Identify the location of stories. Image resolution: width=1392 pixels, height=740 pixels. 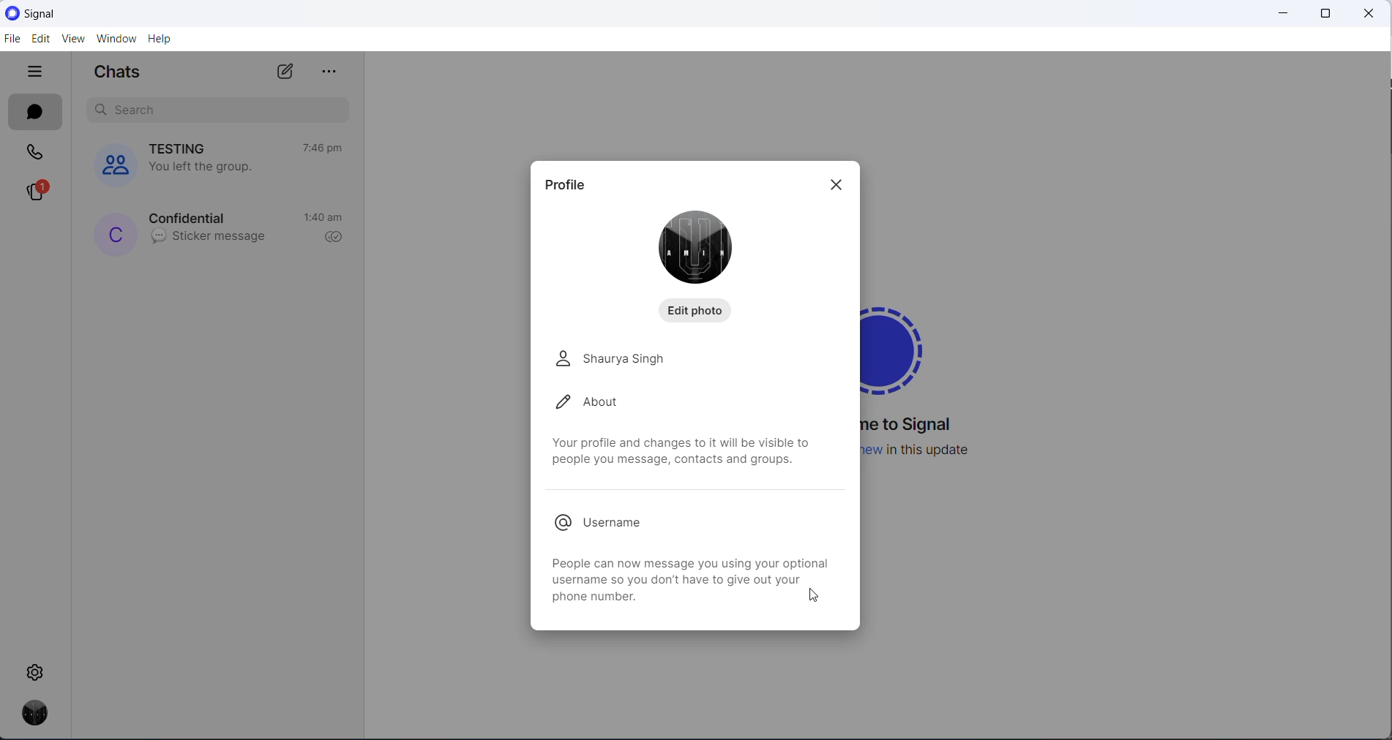
(36, 192).